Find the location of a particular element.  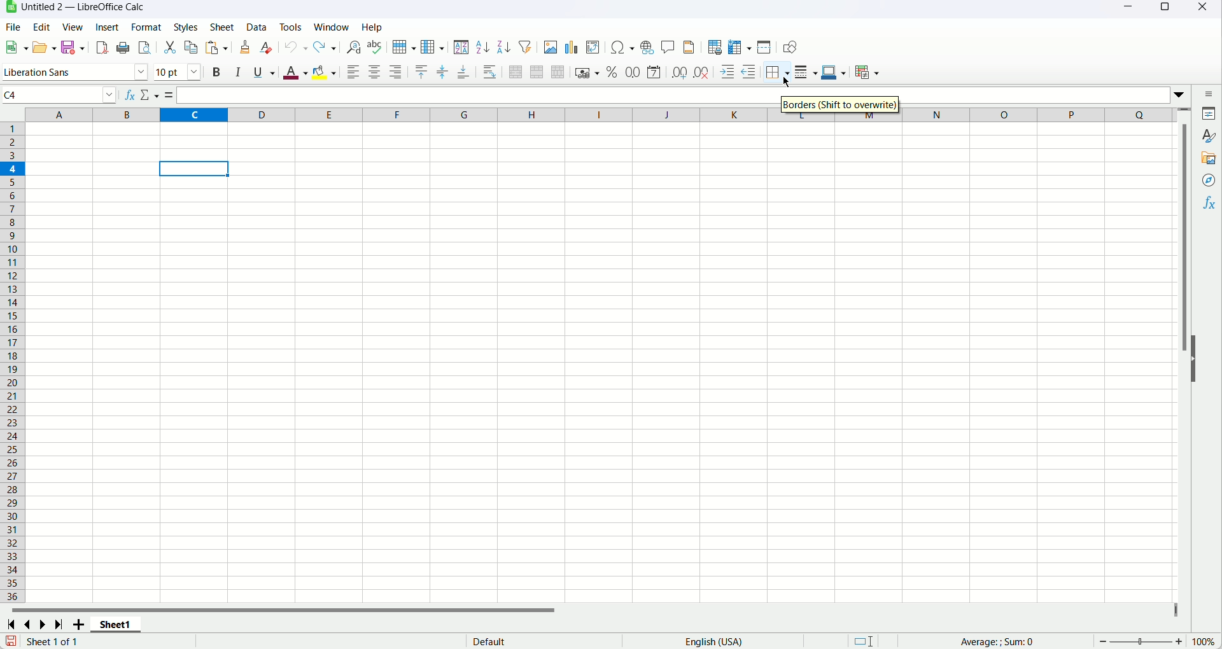

Row is located at coordinates (403, 47).